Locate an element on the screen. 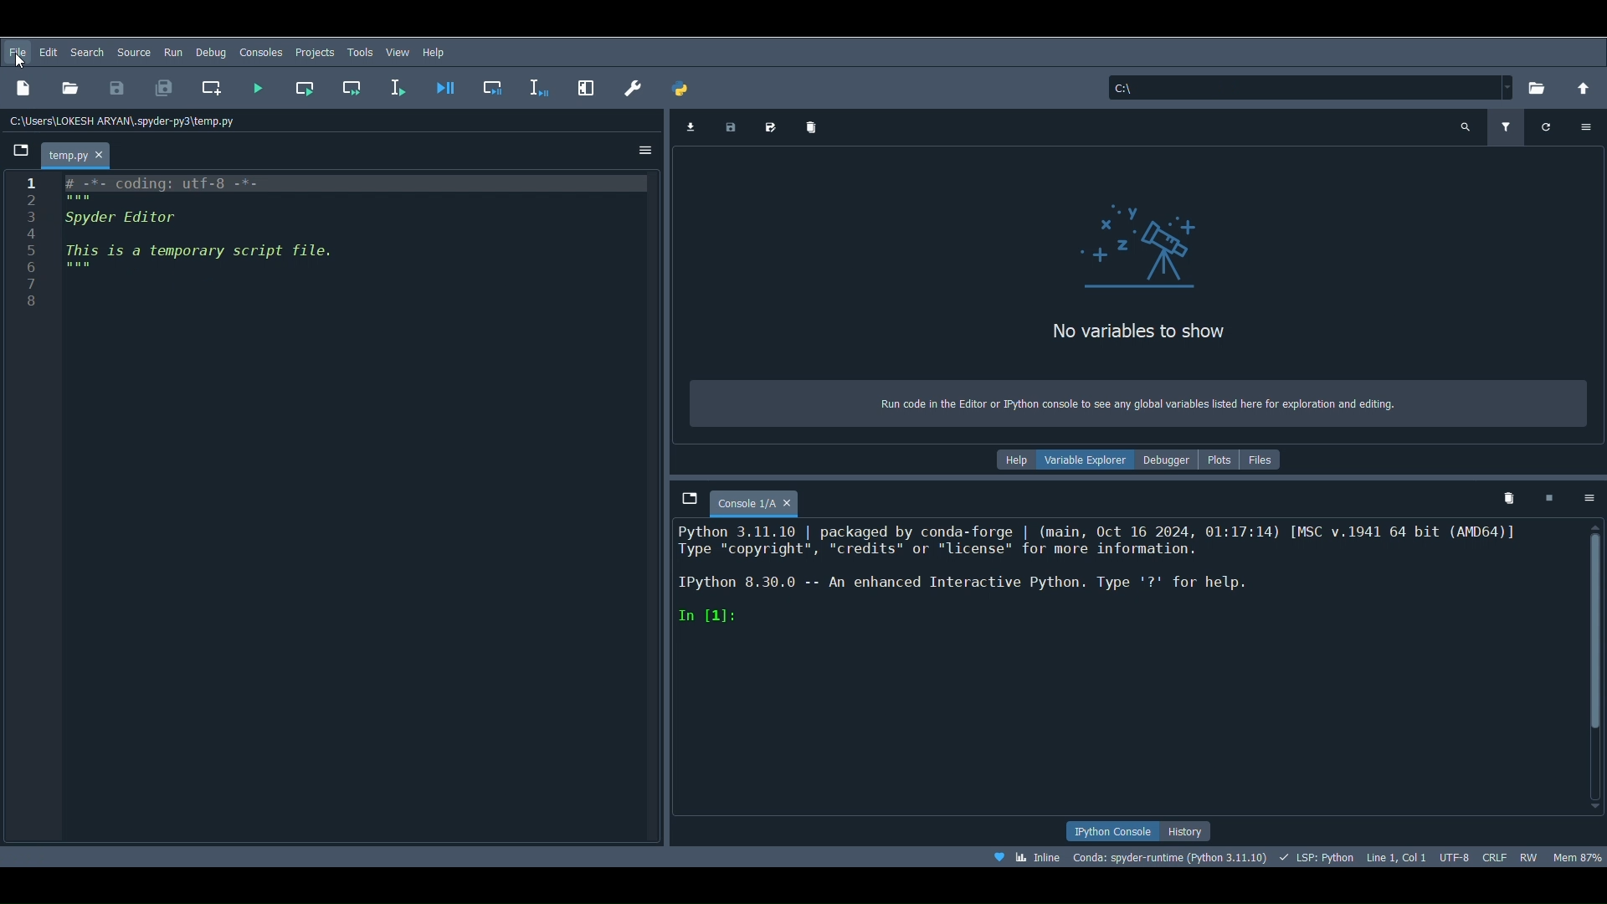 This screenshot has height=904, width=1607. Help is located at coordinates (1014, 461).